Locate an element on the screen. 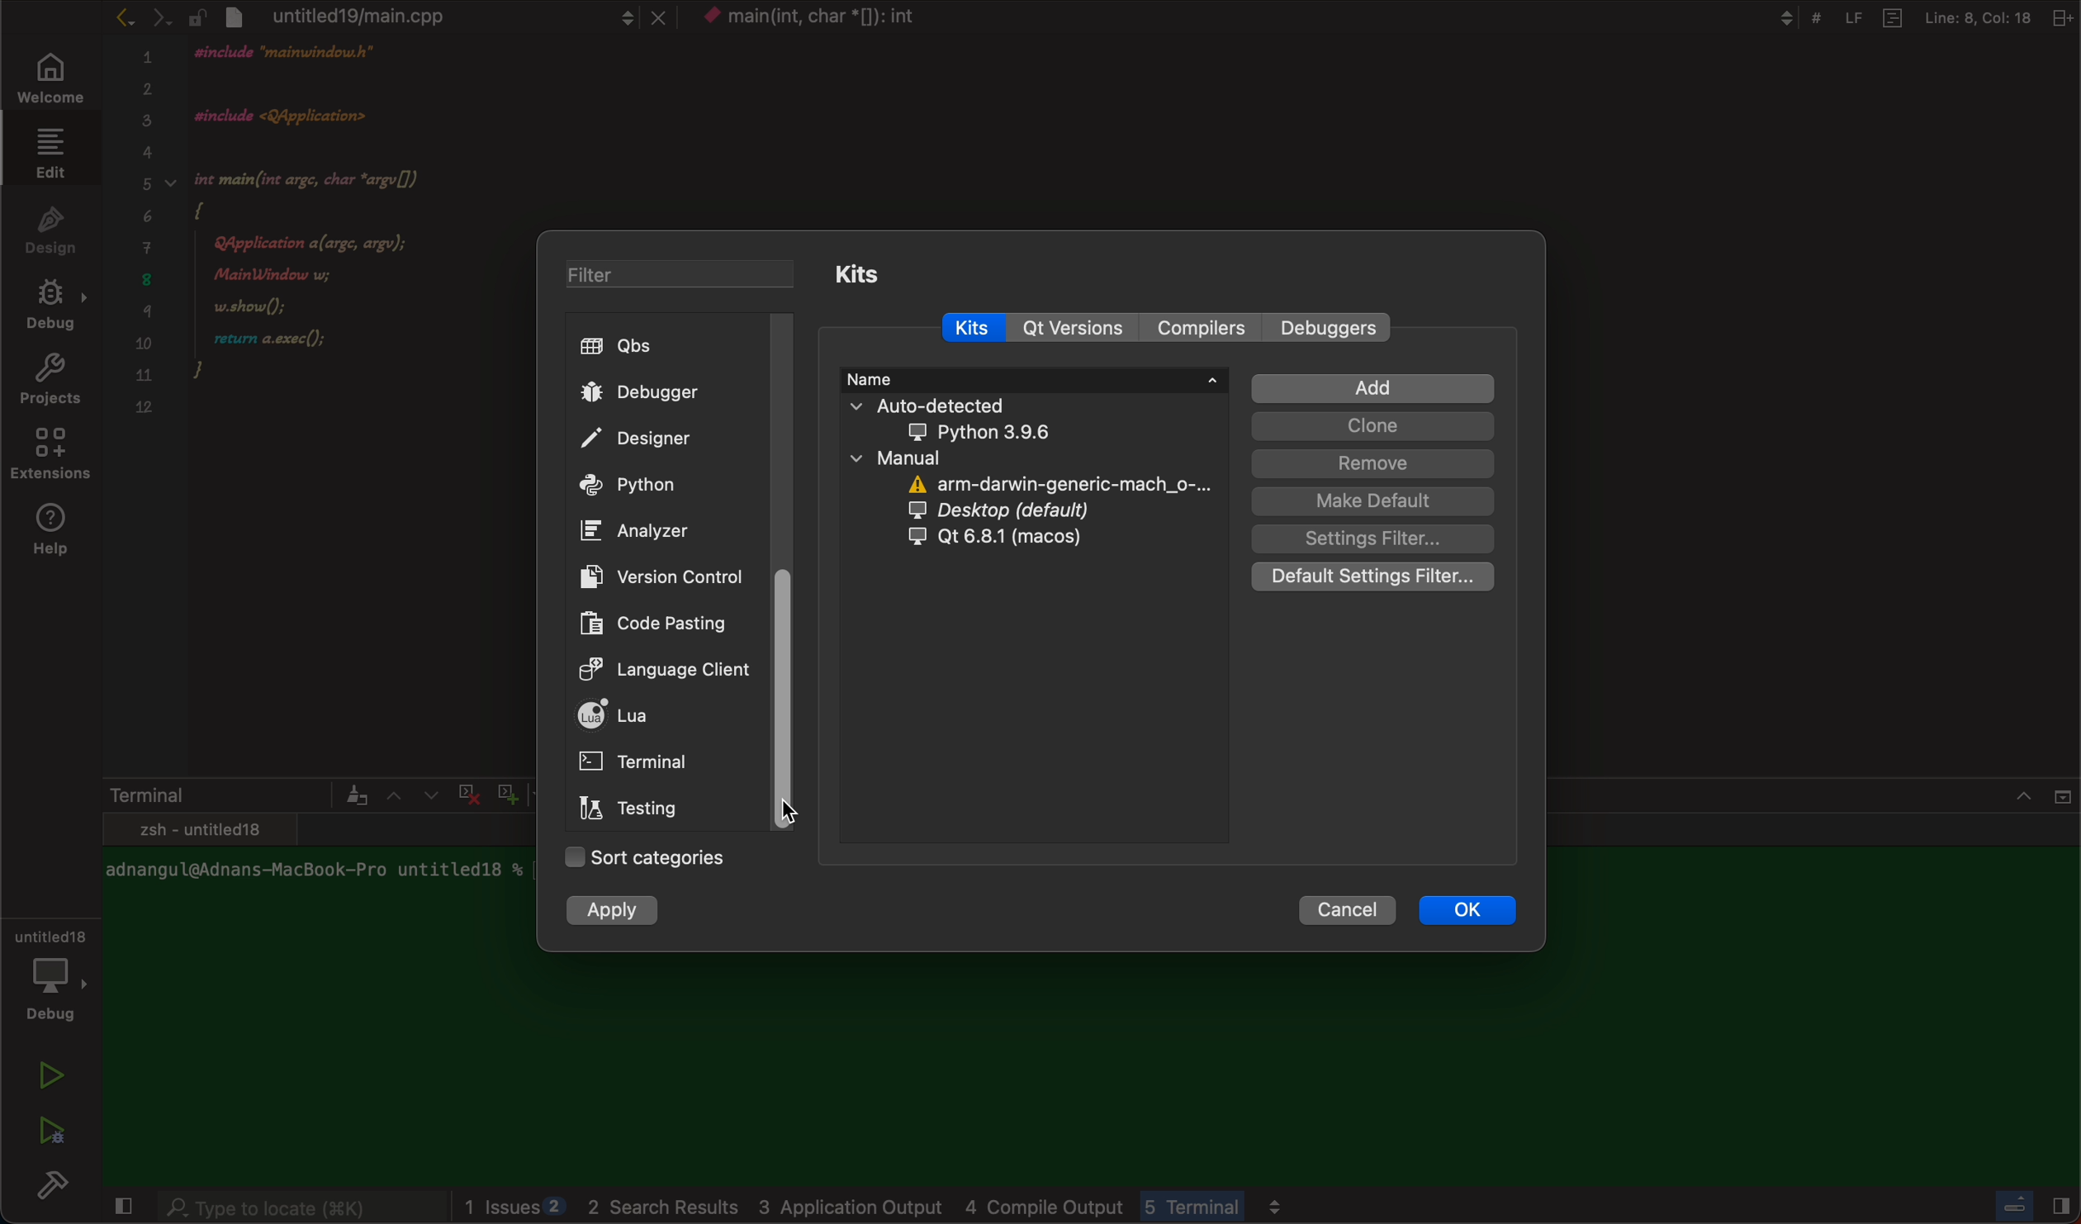  debugger is located at coordinates (668, 391).